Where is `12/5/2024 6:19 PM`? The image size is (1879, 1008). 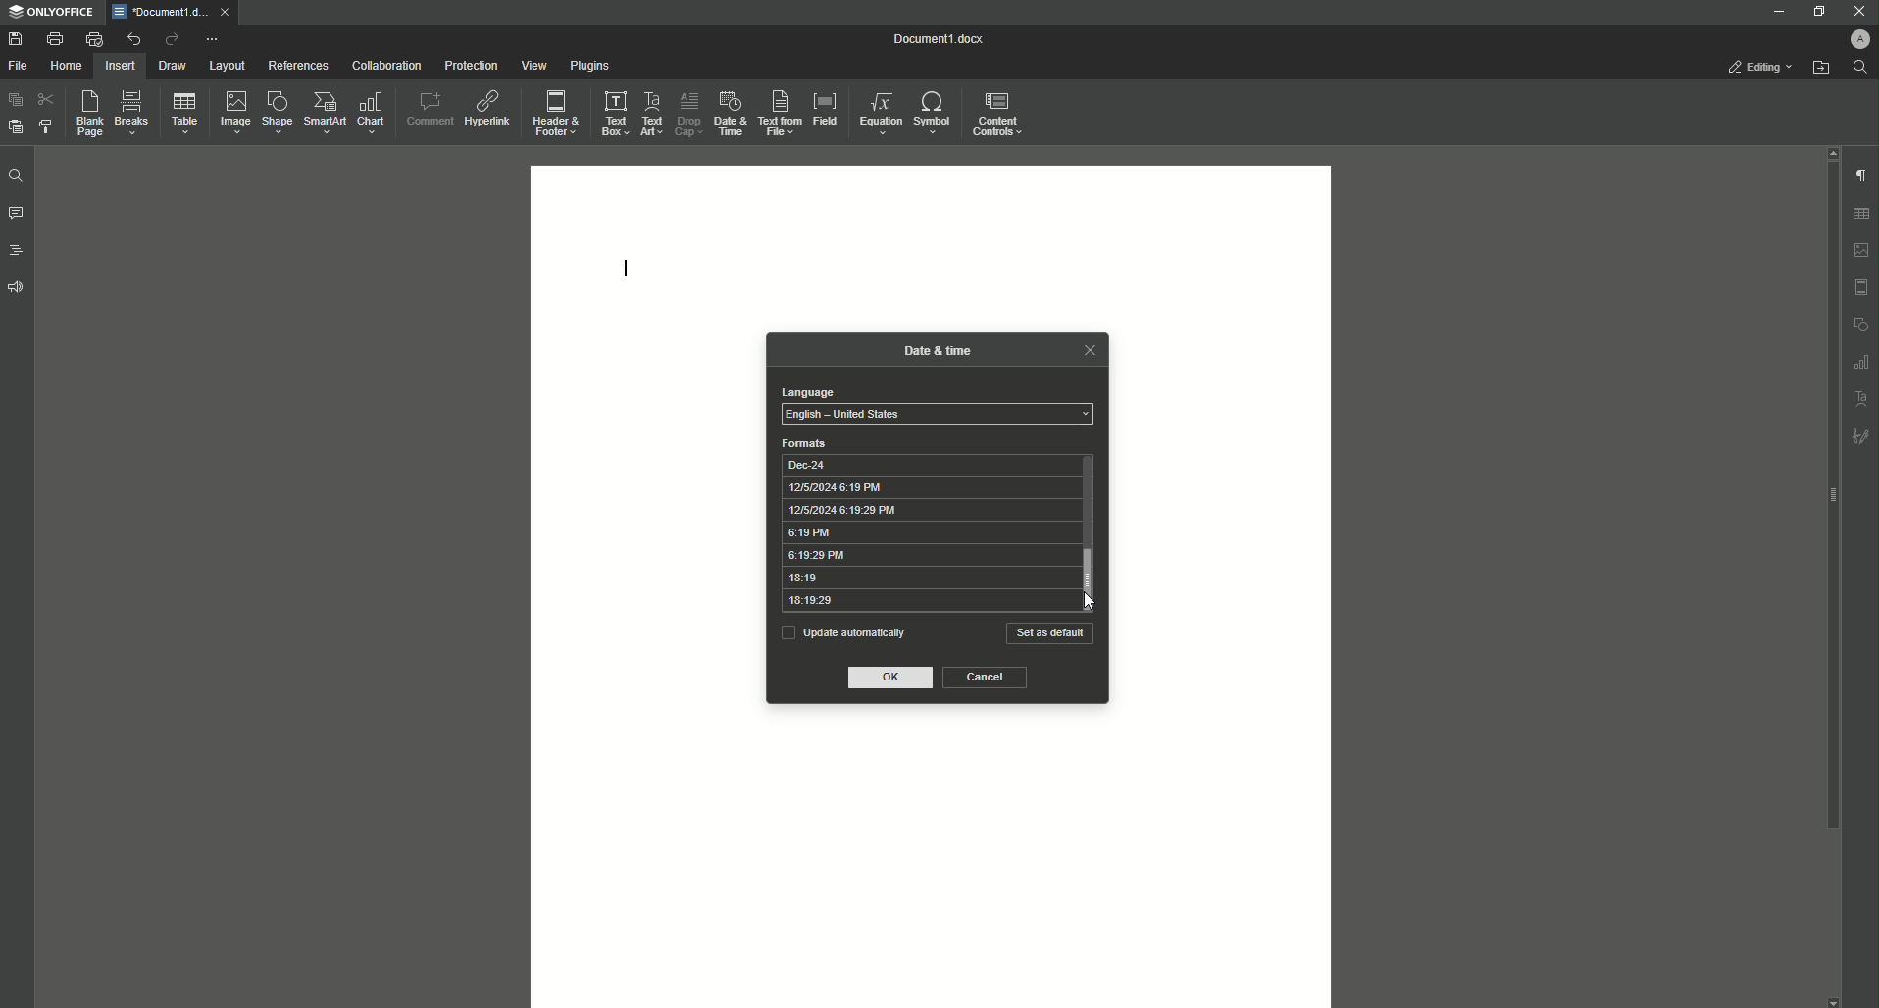
12/5/2024 6:19 PM is located at coordinates (928, 487).